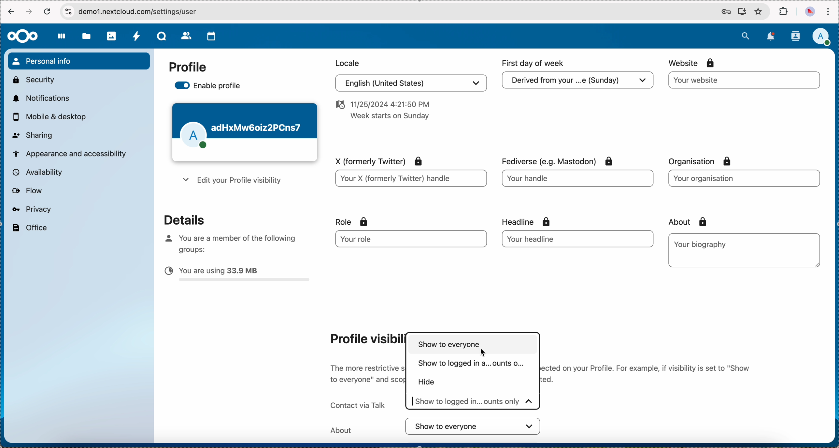 This screenshot has height=448, width=839. What do you see at coordinates (244, 133) in the screenshot?
I see `profile theme` at bounding box center [244, 133].